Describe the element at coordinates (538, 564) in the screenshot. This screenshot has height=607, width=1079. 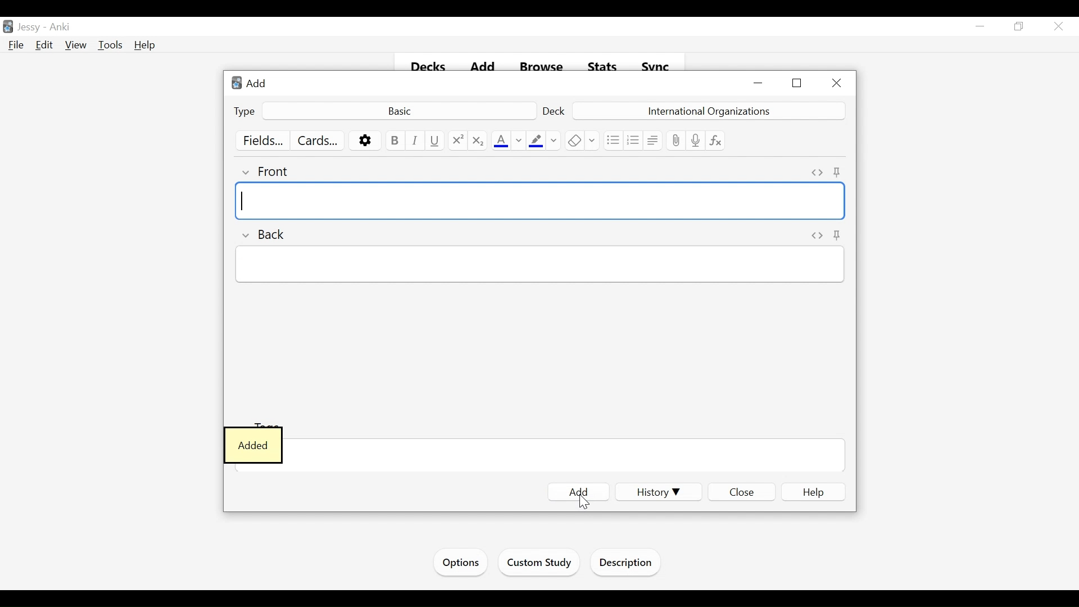
I see `Custom Study` at that location.